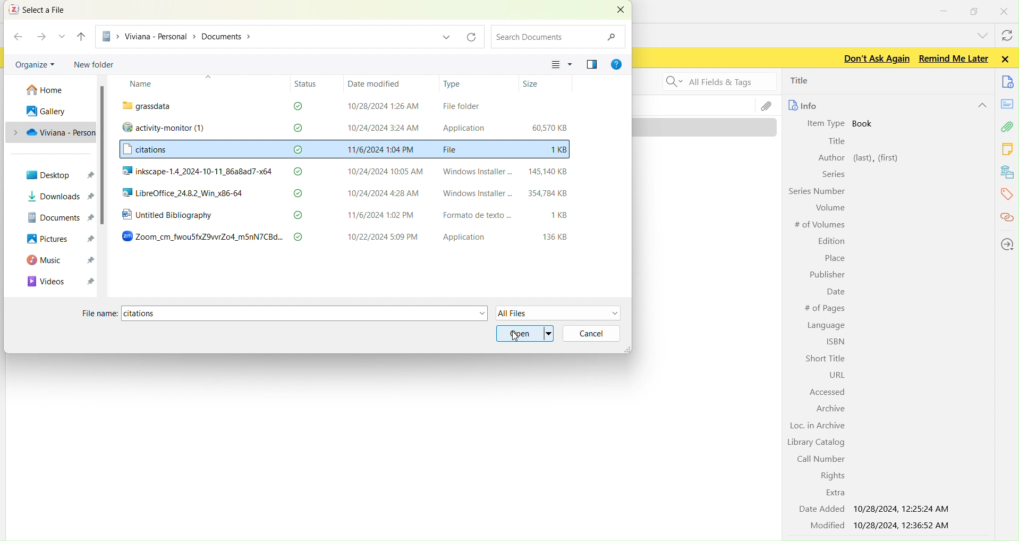 The width and height of the screenshot is (1019, 541). I want to click on CLOSE, so click(618, 11).